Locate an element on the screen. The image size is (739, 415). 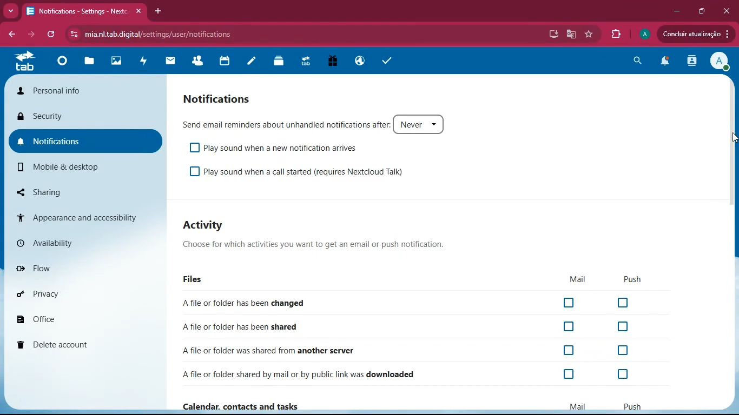
forward is located at coordinates (30, 34).